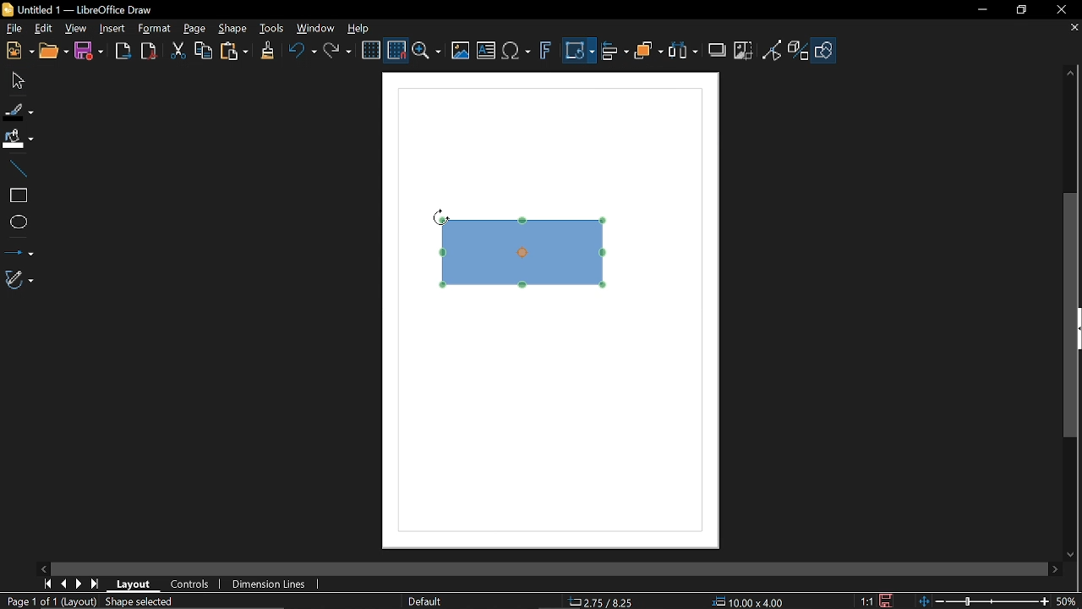  Describe the element at coordinates (154, 601) in the screenshot. I see `Shape selected` at that location.